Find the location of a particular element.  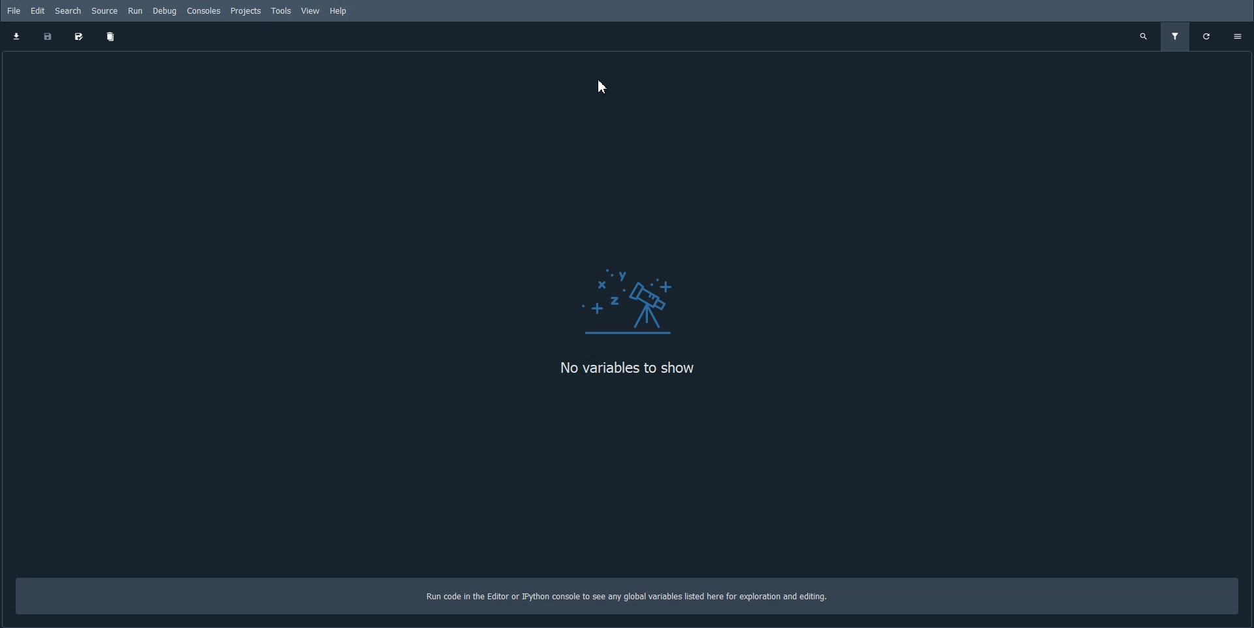

No variables to show is located at coordinates (635, 369).